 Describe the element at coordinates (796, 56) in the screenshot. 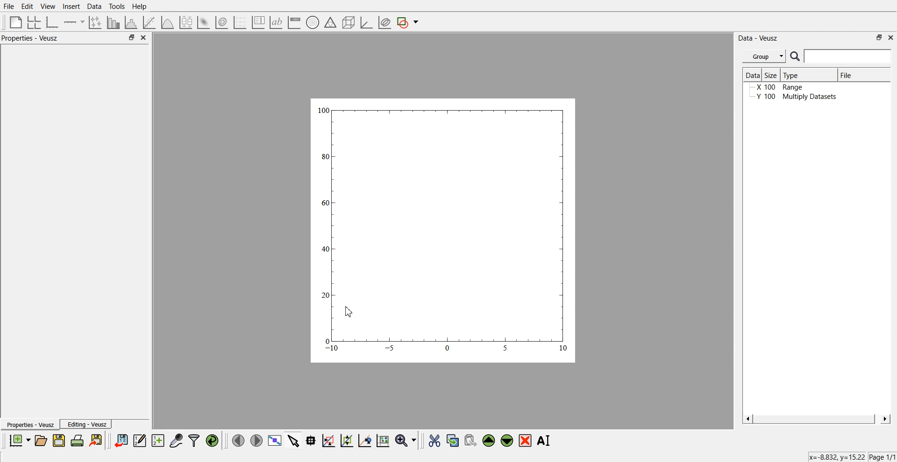

I see `search icon` at that location.